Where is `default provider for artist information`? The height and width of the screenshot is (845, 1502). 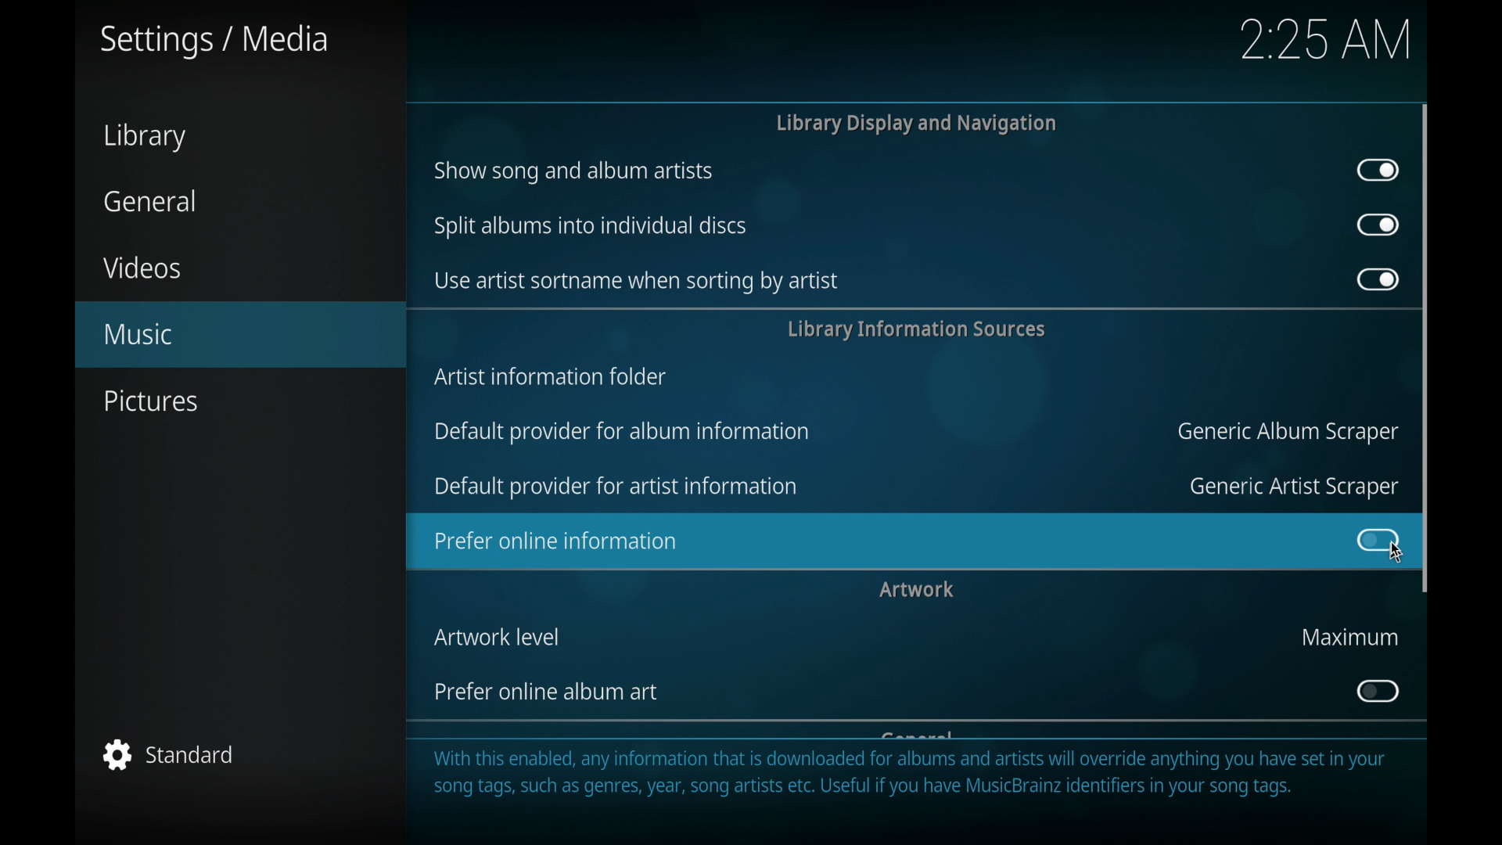
default provider for artist information is located at coordinates (616, 487).